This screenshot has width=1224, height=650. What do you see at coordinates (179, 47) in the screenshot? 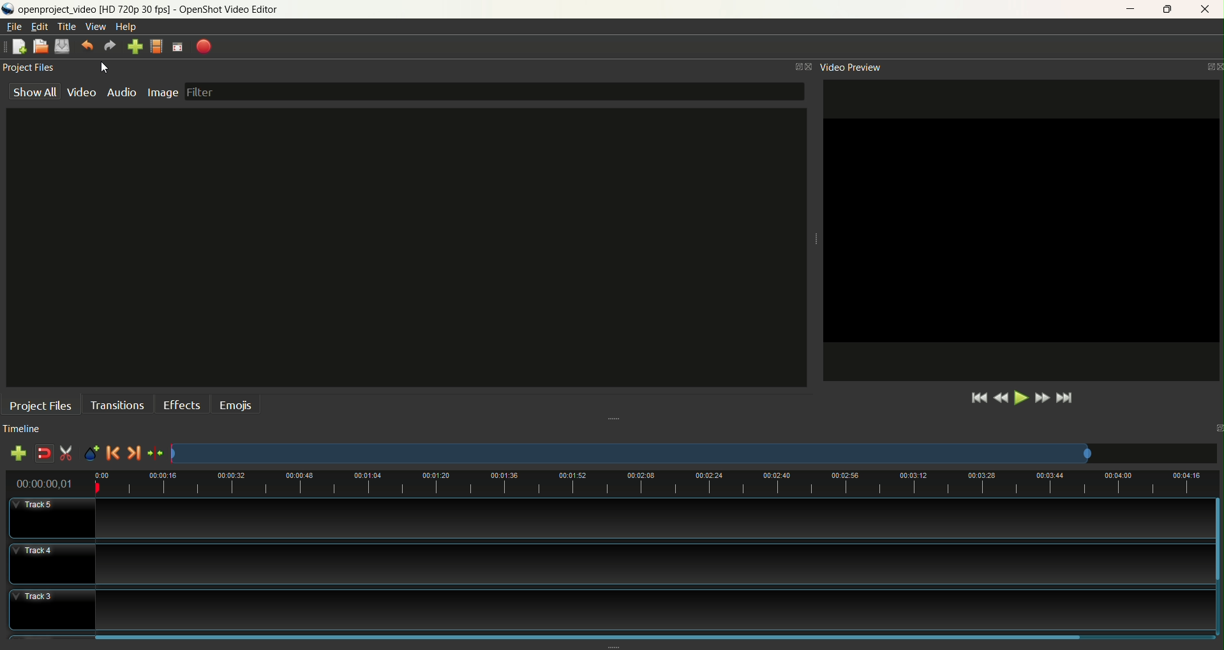
I see `fullscreen` at bounding box center [179, 47].